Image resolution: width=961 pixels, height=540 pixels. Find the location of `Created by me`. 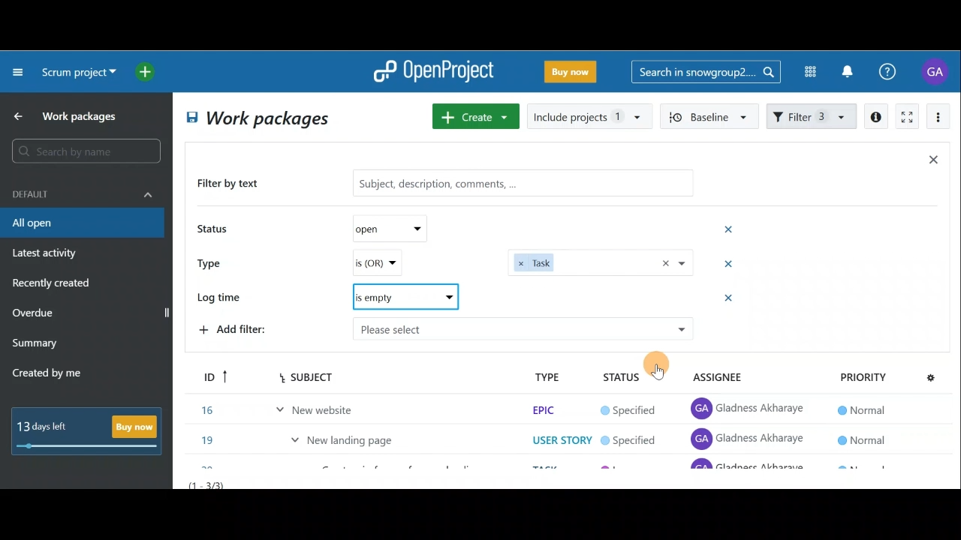

Created by me is located at coordinates (56, 375).